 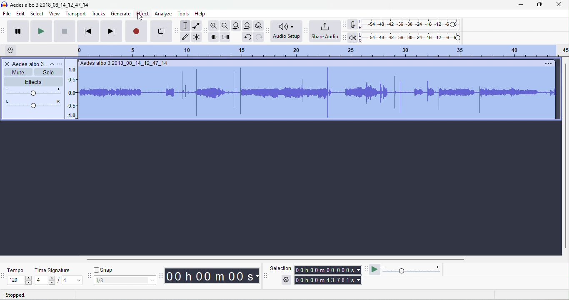 What do you see at coordinates (55, 14) in the screenshot?
I see `view` at bounding box center [55, 14].